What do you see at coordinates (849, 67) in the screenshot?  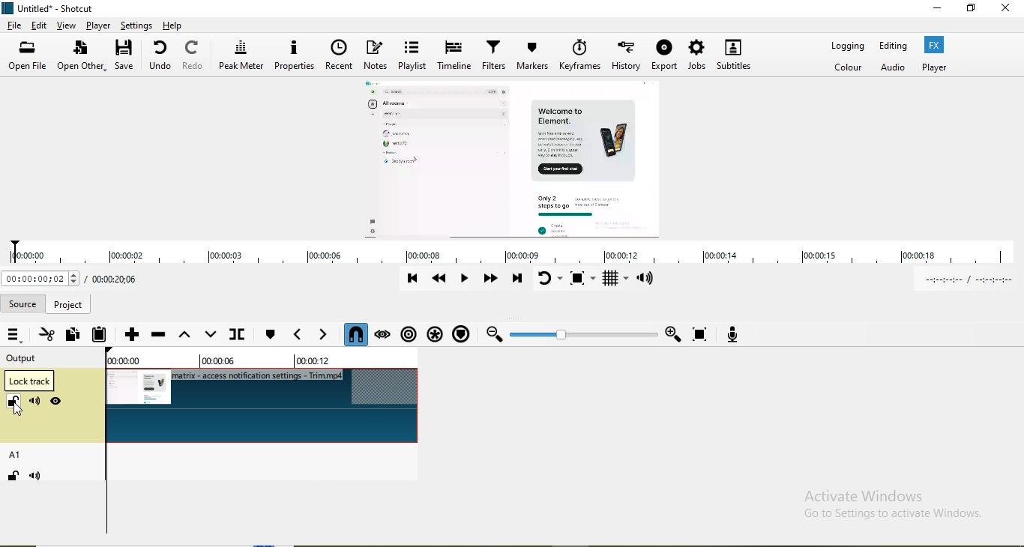 I see `Color` at bounding box center [849, 67].